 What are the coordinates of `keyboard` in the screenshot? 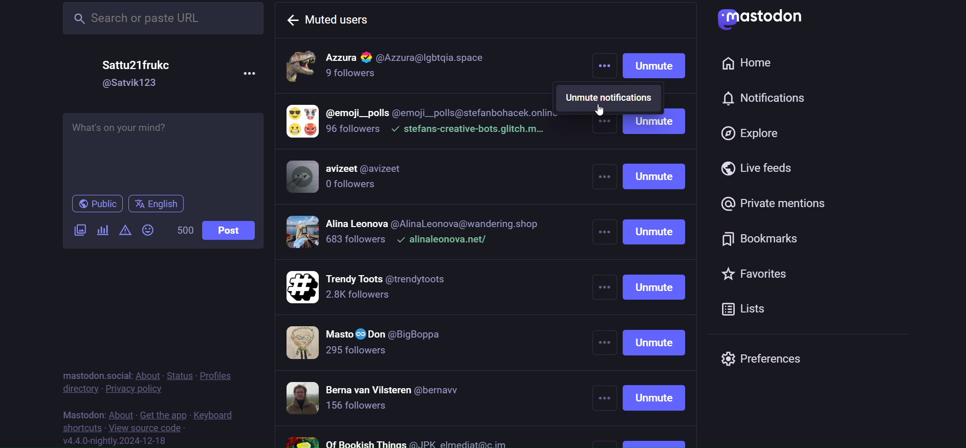 It's located at (215, 414).